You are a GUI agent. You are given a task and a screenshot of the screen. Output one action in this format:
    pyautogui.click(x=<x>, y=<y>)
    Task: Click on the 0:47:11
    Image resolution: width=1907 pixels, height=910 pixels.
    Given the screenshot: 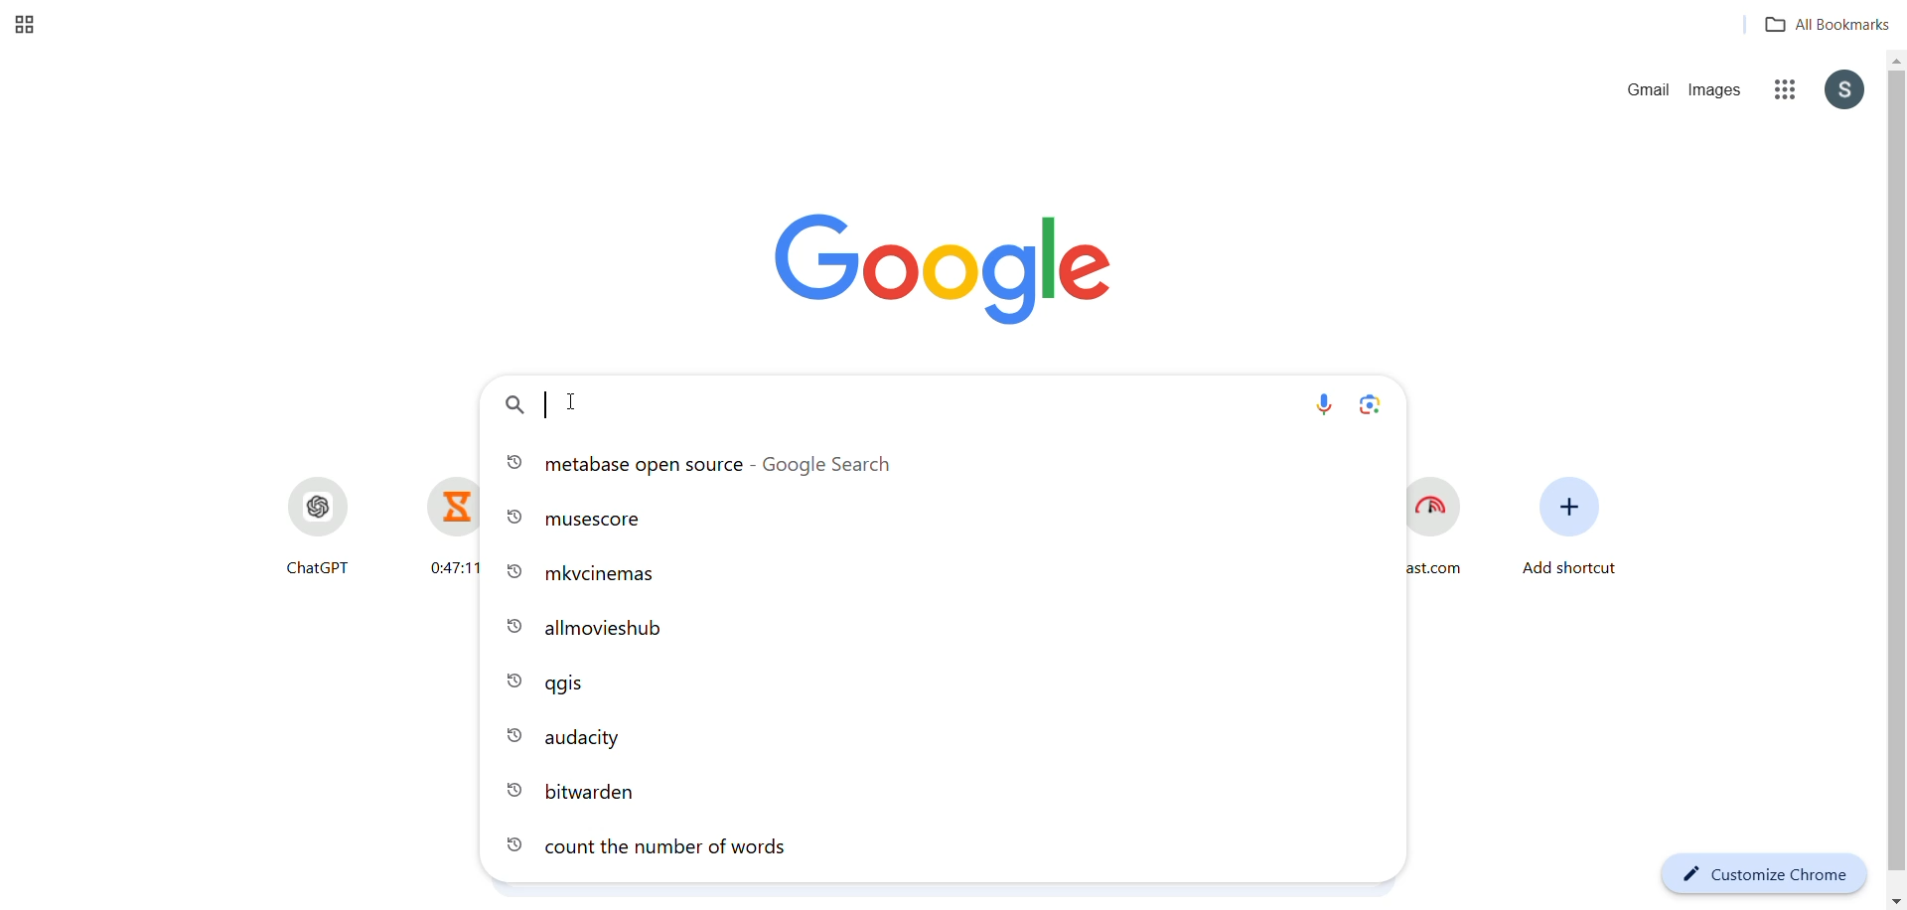 What is the action you would take?
    pyautogui.click(x=438, y=527)
    